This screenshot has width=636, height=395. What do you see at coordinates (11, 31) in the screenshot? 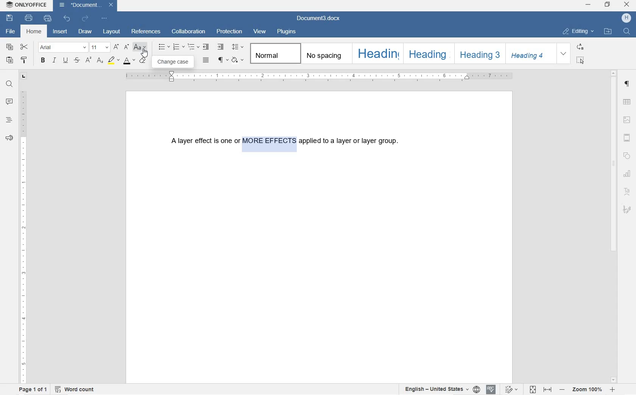
I see `FILE` at bounding box center [11, 31].